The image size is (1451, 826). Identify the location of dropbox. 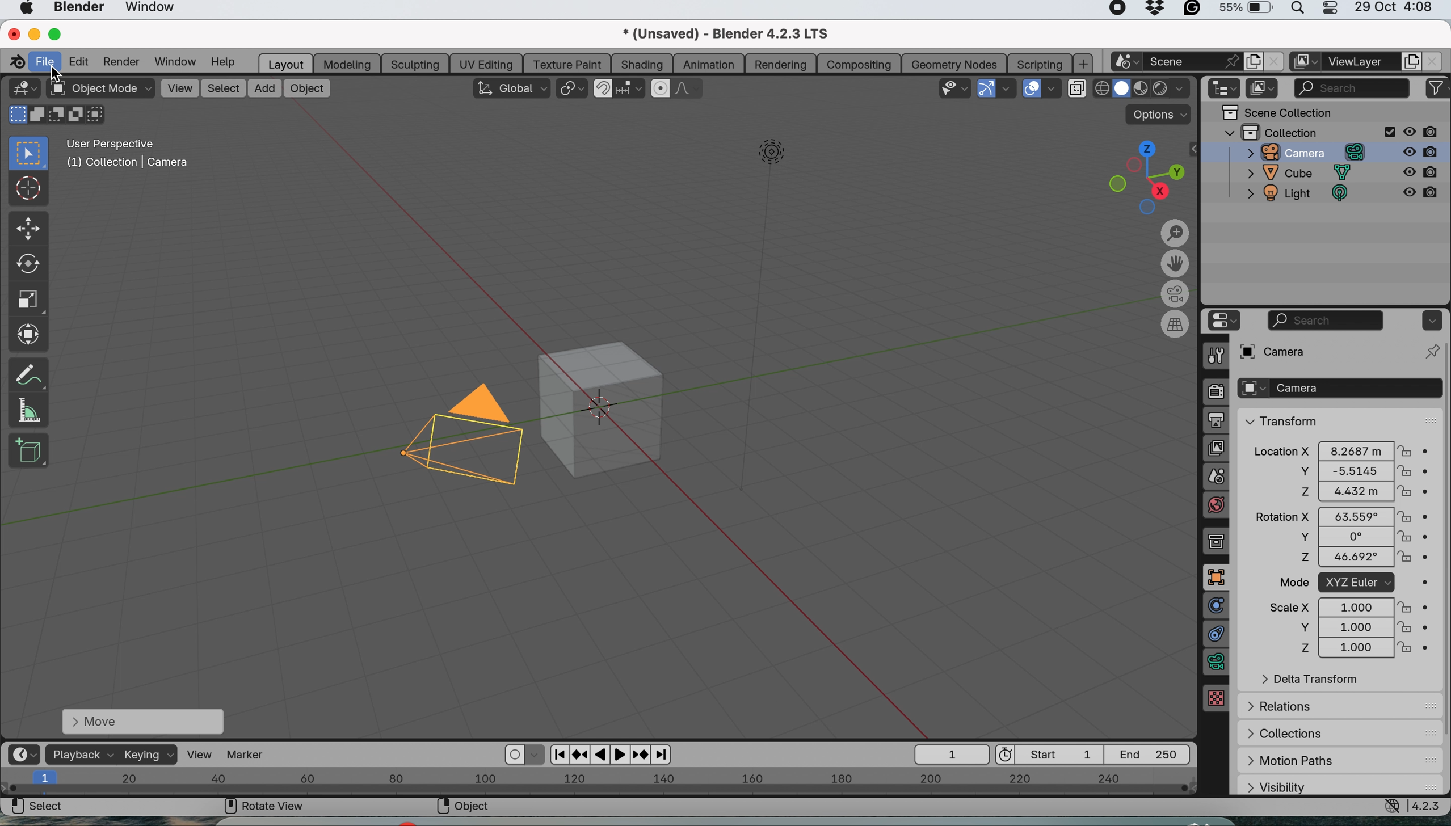
(1156, 10).